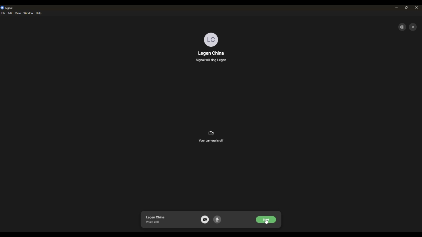 This screenshot has height=237, width=422. Describe the element at coordinates (212, 138) in the screenshot. I see `camera is off` at that location.